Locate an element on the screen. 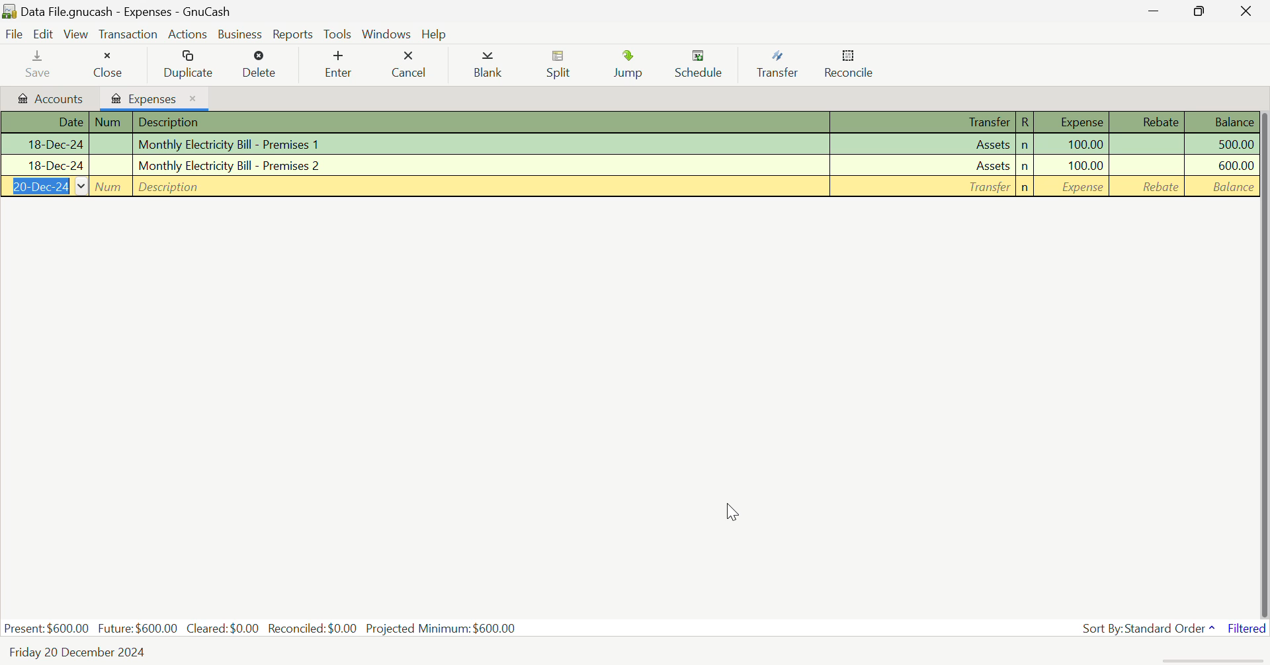 This screenshot has height=665, width=1270. Transfer is located at coordinates (924, 122).